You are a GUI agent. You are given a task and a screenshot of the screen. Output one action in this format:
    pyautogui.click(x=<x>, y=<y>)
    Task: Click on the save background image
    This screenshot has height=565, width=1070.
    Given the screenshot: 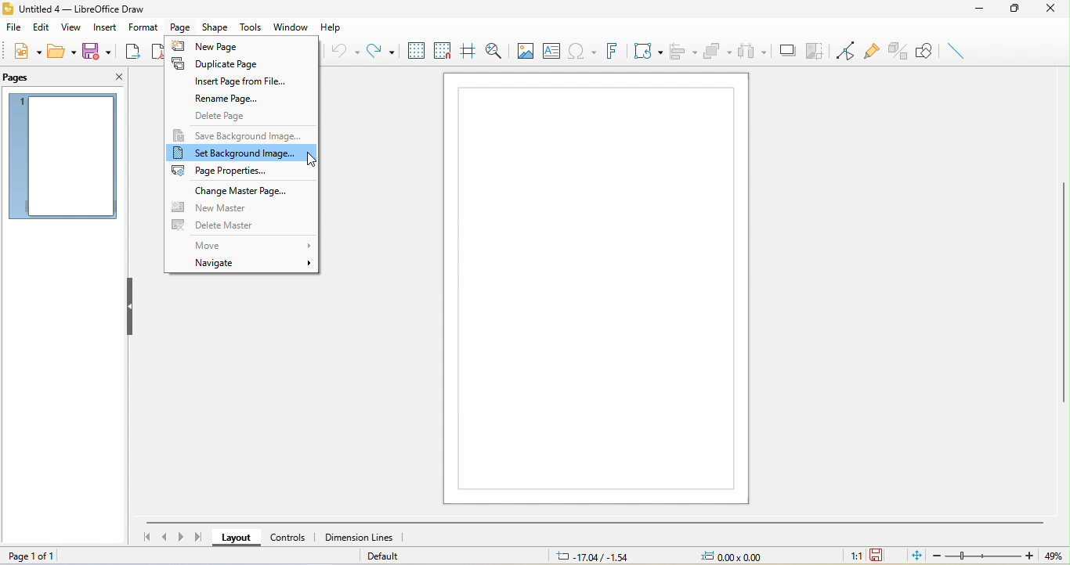 What is the action you would take?
    pyautogui.click(x=238, y=133)
    